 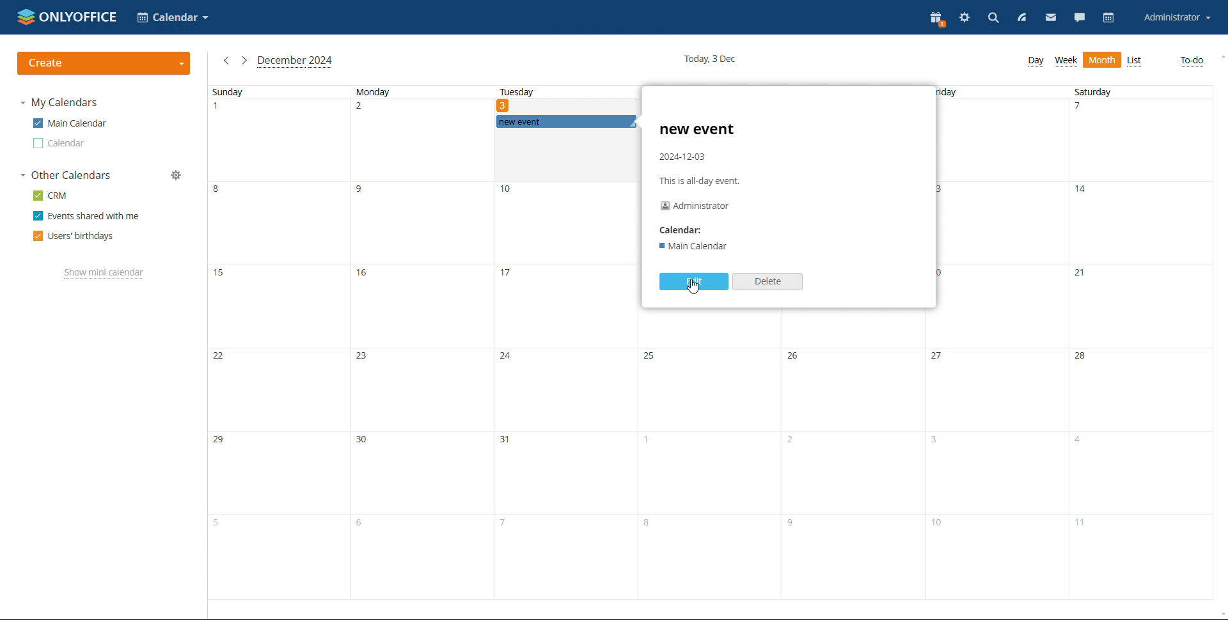 I want to click on logo, so click(x=67, y=16).